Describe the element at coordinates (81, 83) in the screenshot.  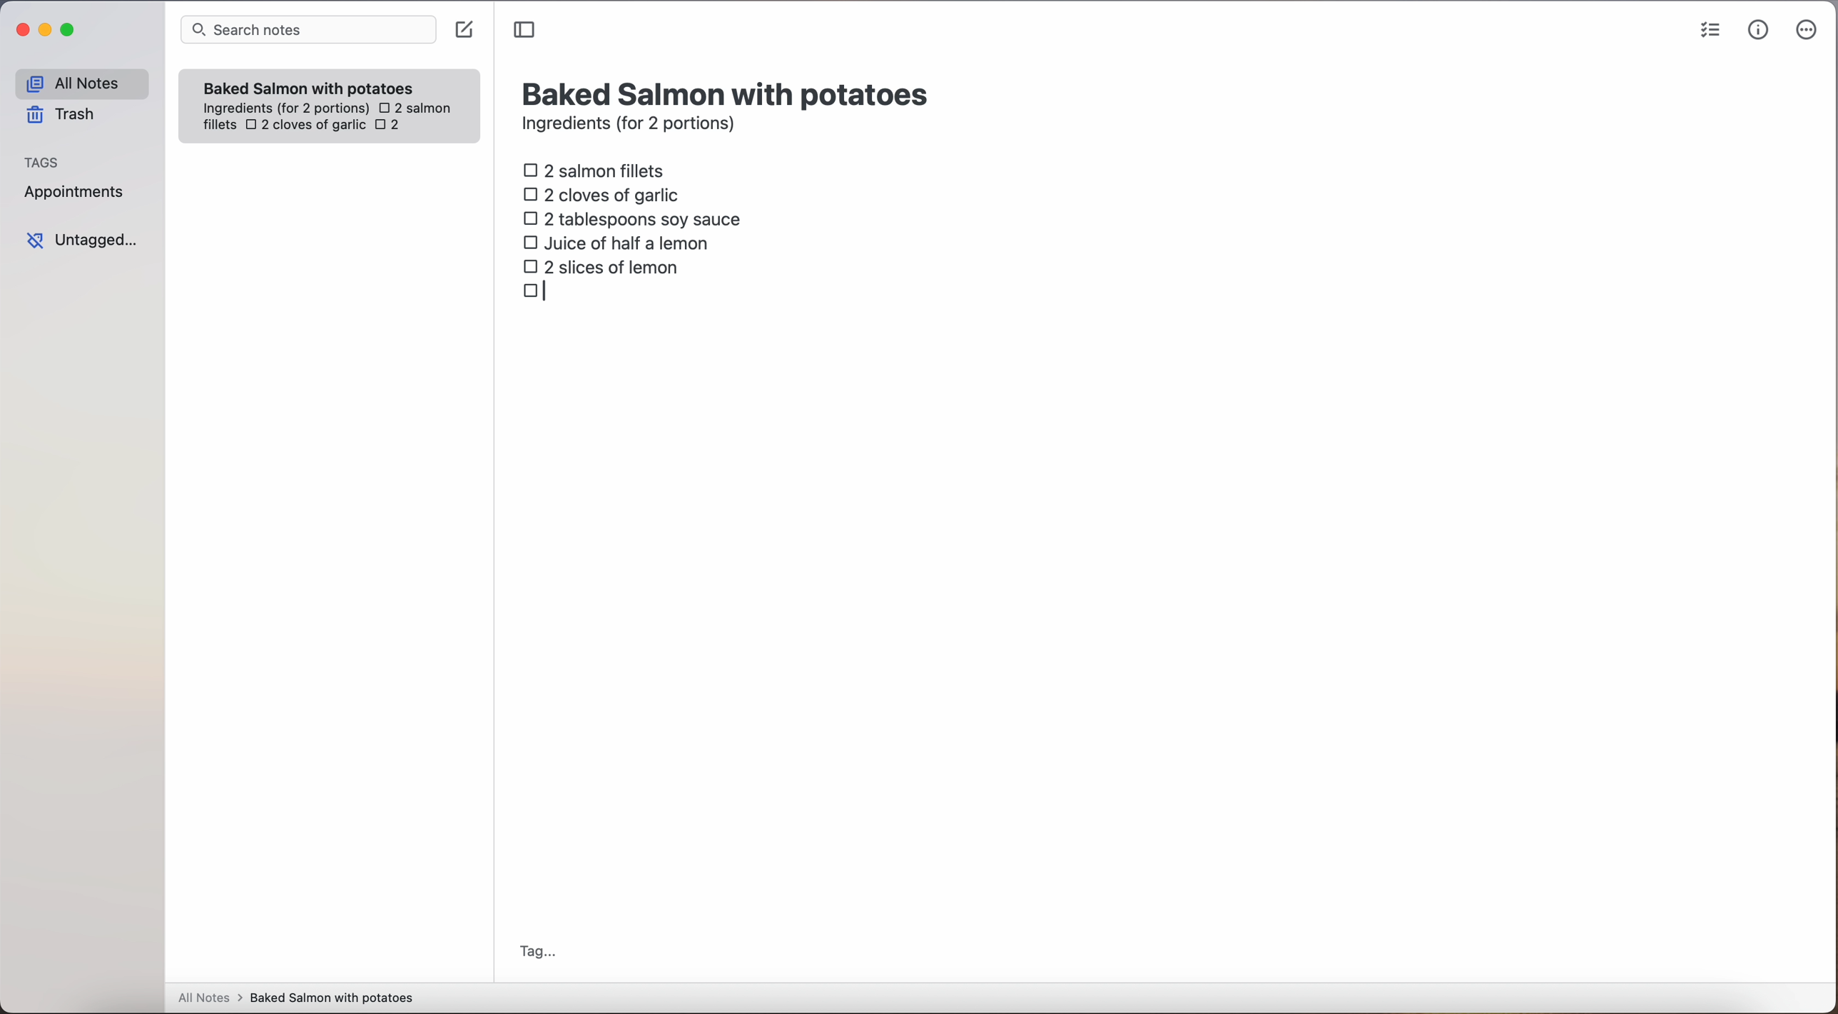
I see `all notes` at that location.